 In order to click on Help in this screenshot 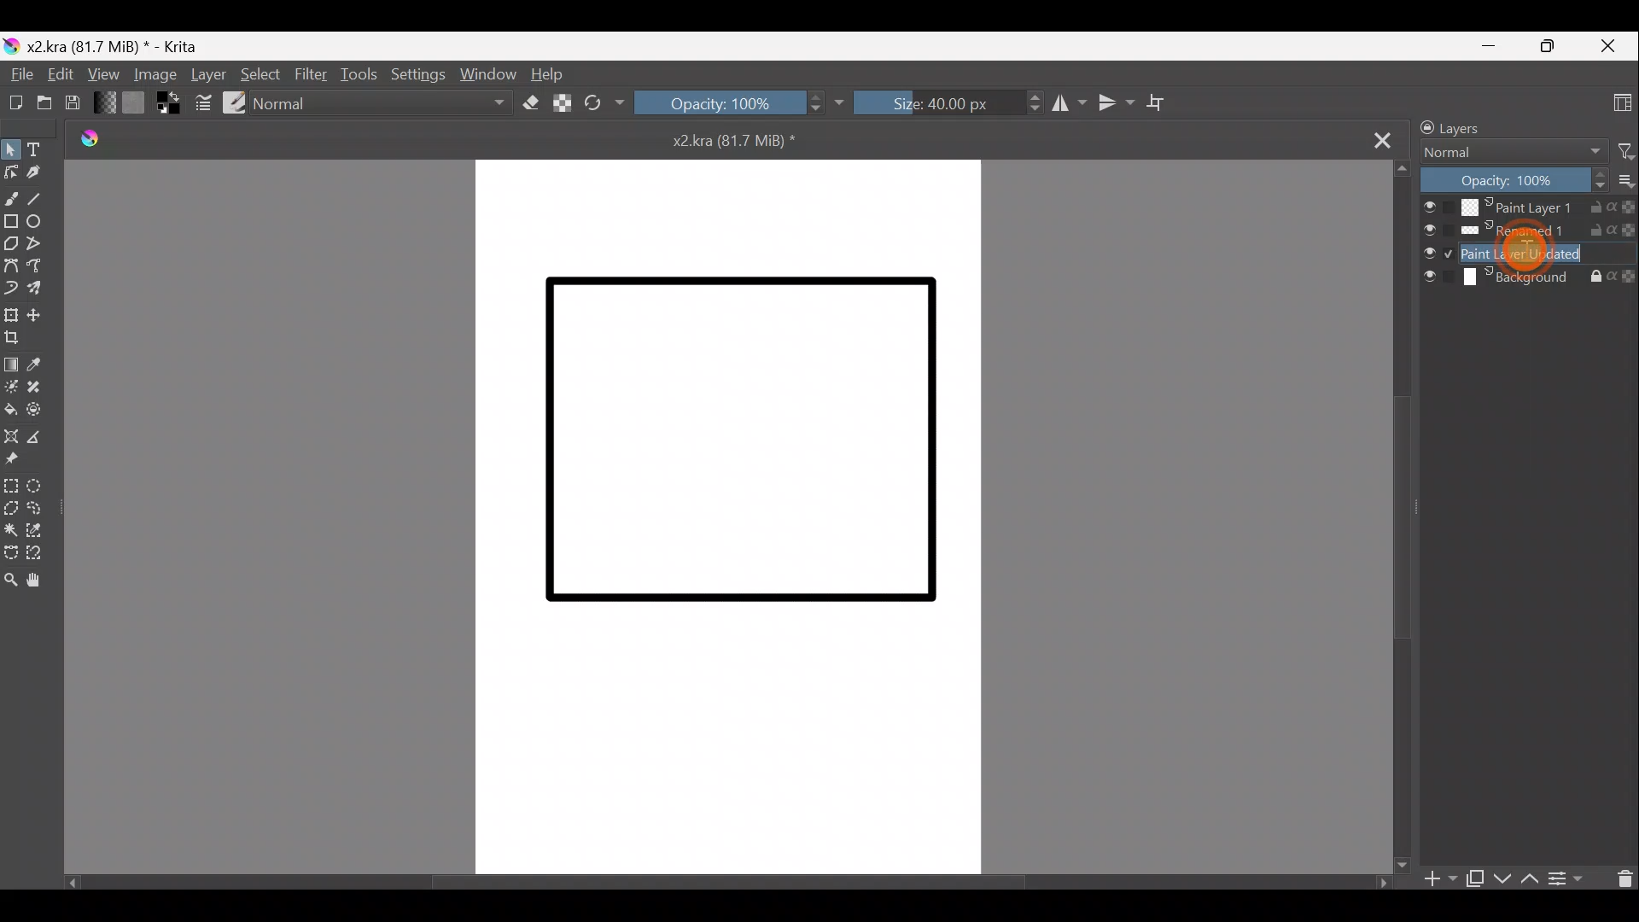, I will do `click(550, 71)`.